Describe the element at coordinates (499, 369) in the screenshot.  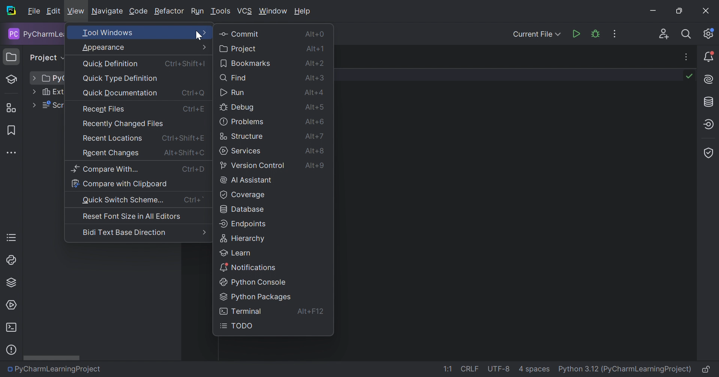
I see `UTF-8` at that location.